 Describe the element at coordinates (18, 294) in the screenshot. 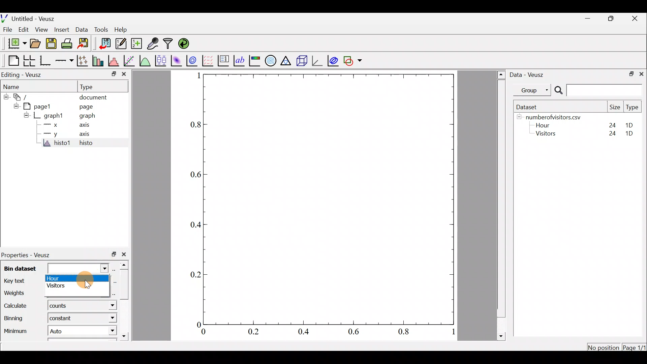

I see `Weights` at that location.